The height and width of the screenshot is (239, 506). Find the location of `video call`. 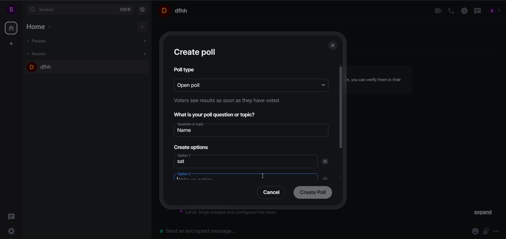

video call is located at coordinates (437, 11).